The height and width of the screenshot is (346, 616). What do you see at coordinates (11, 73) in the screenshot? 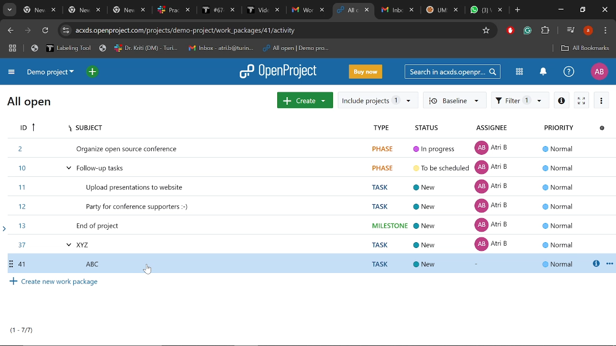
I see `Expand project menu` at bounding box center [11, 73].